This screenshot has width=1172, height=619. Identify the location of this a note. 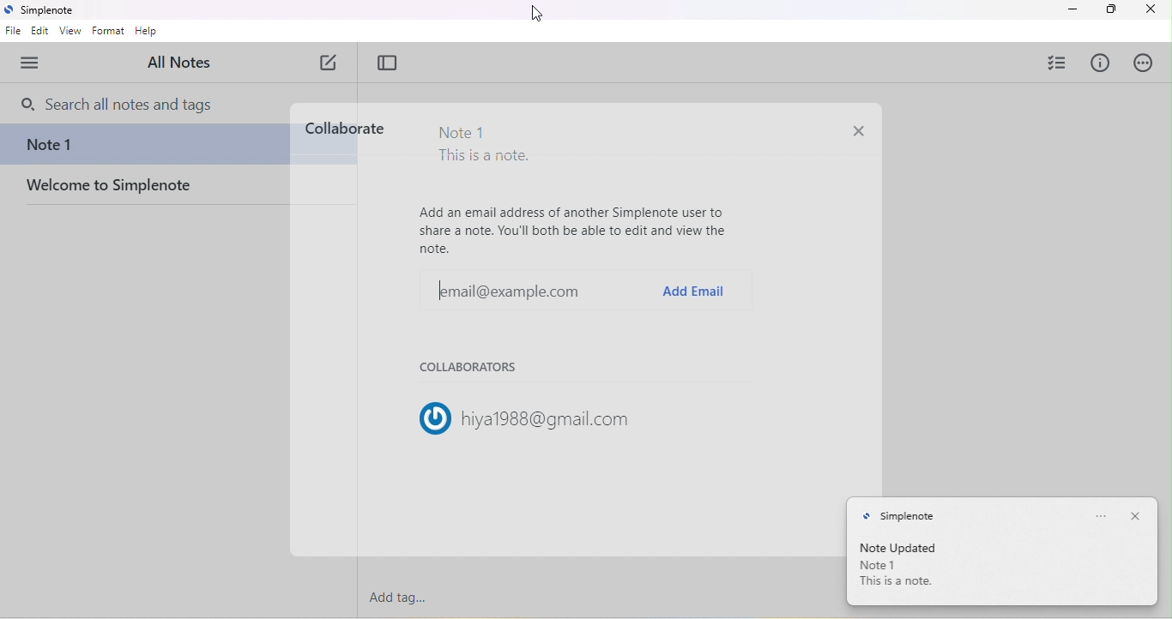
(900, 581).